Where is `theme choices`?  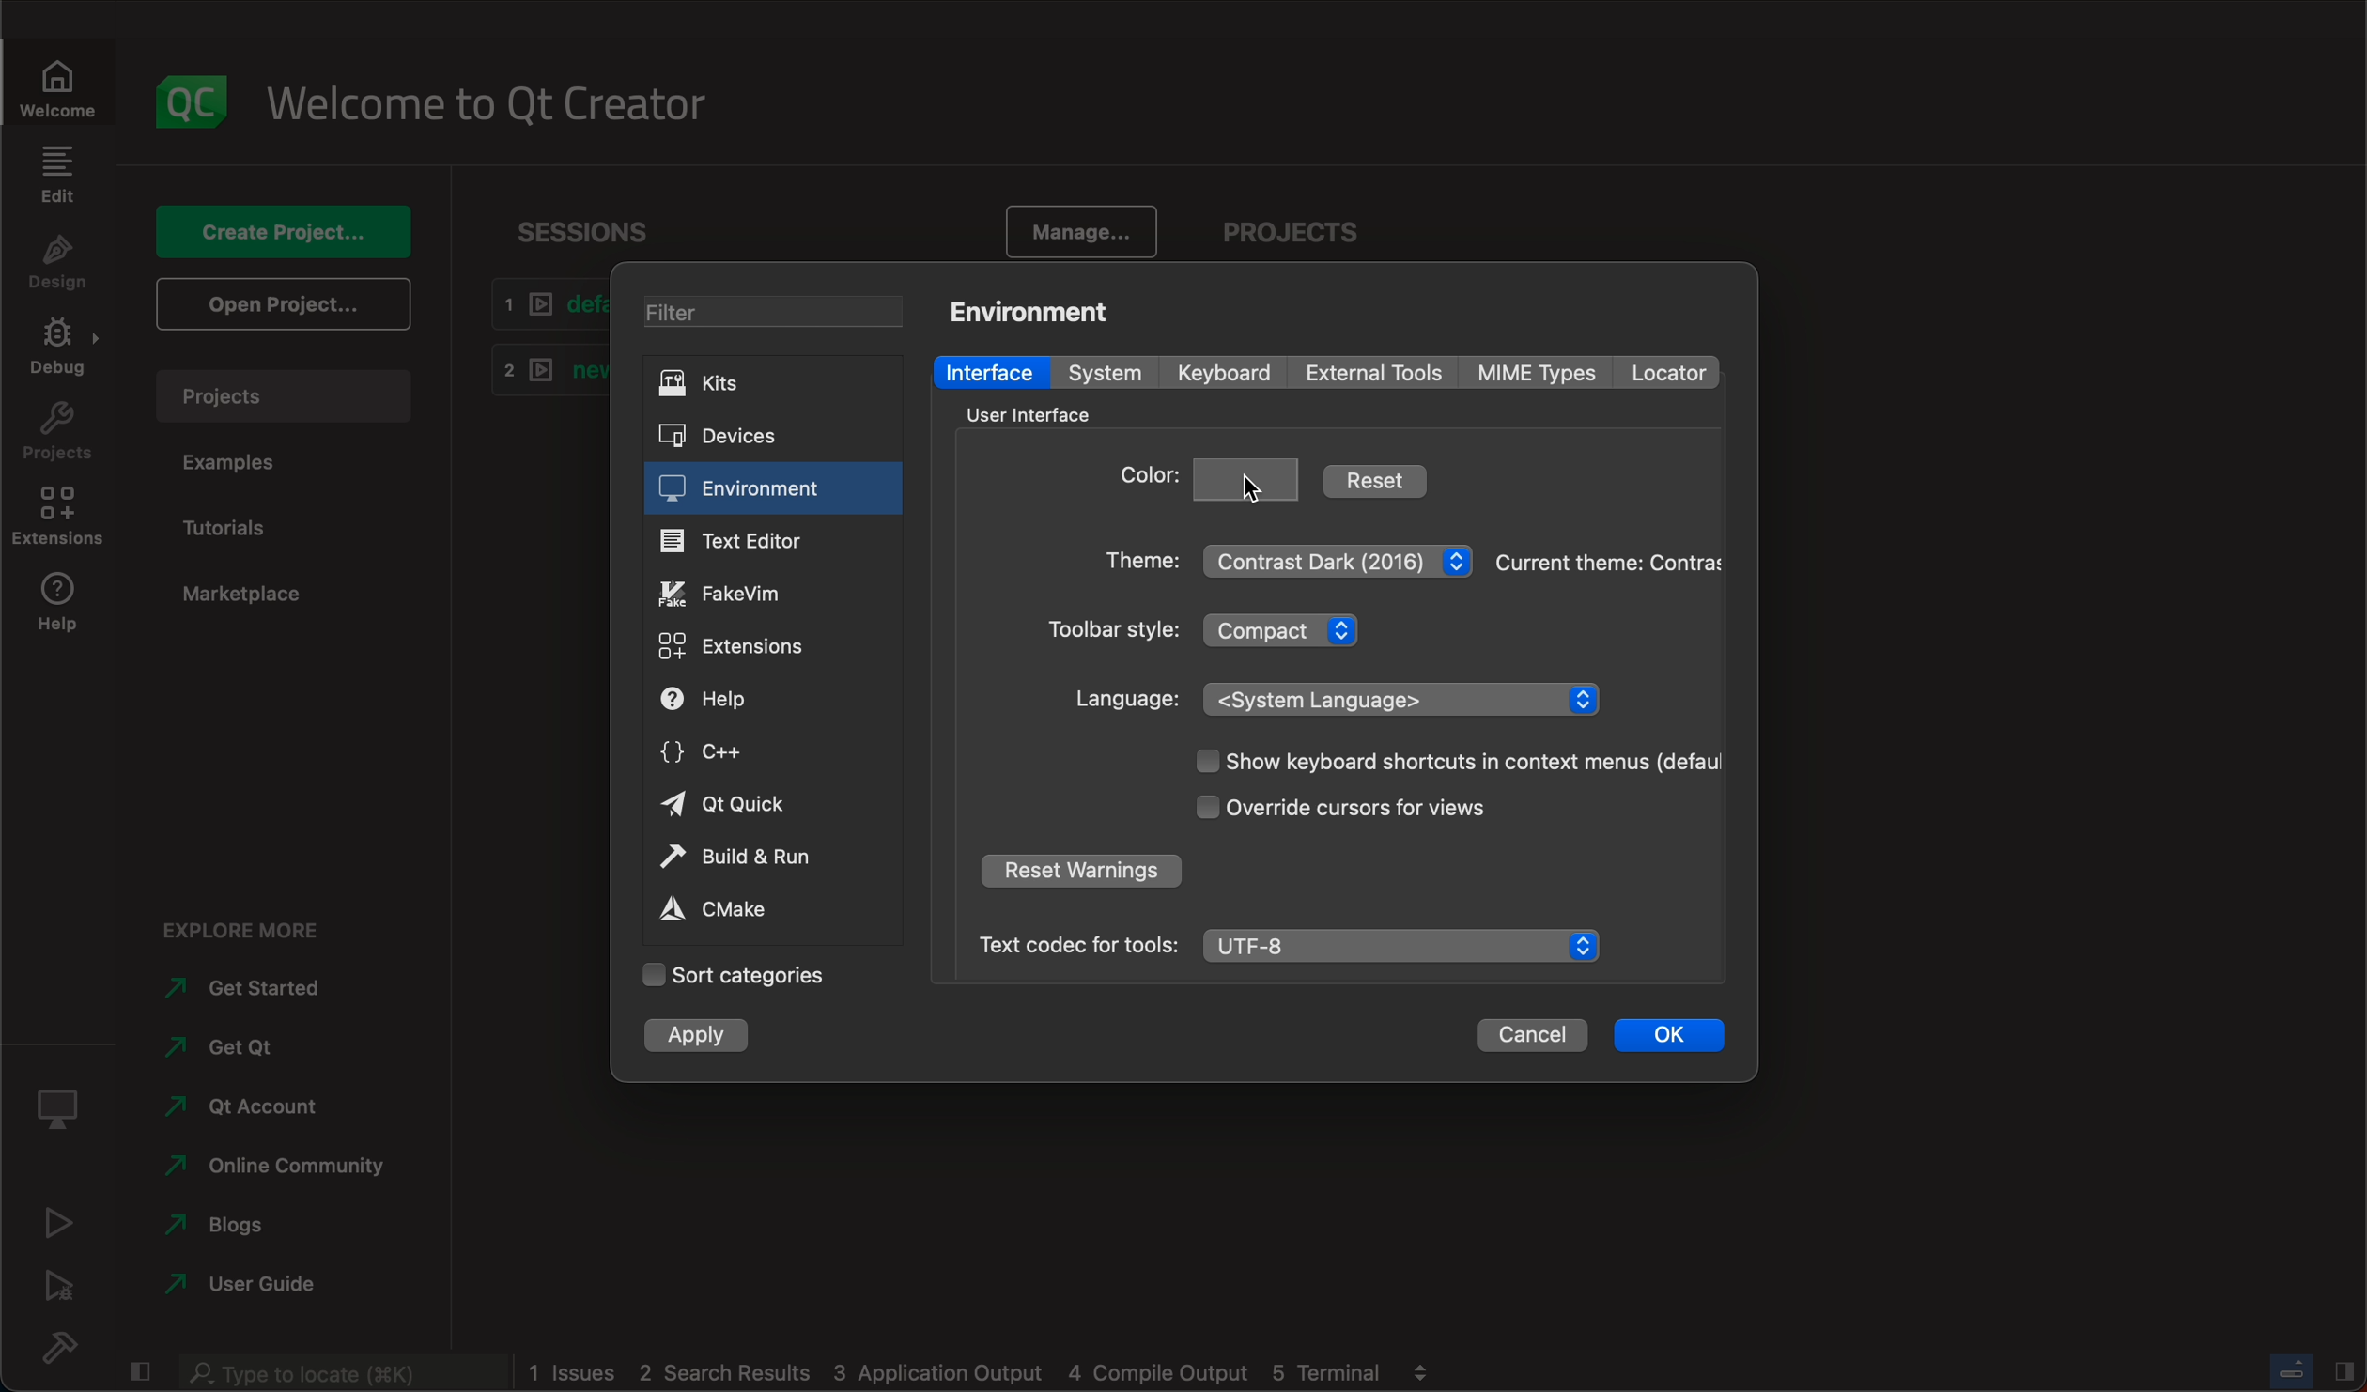
theme choices is located at coordinates (1338, 556).